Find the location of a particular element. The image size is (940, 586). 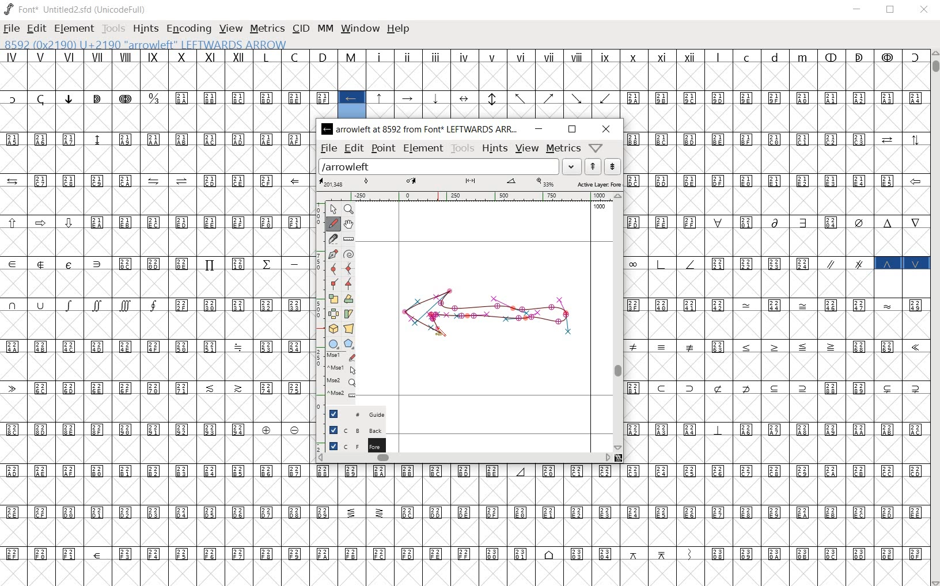

glyph name is located at coordinates (156, 44).